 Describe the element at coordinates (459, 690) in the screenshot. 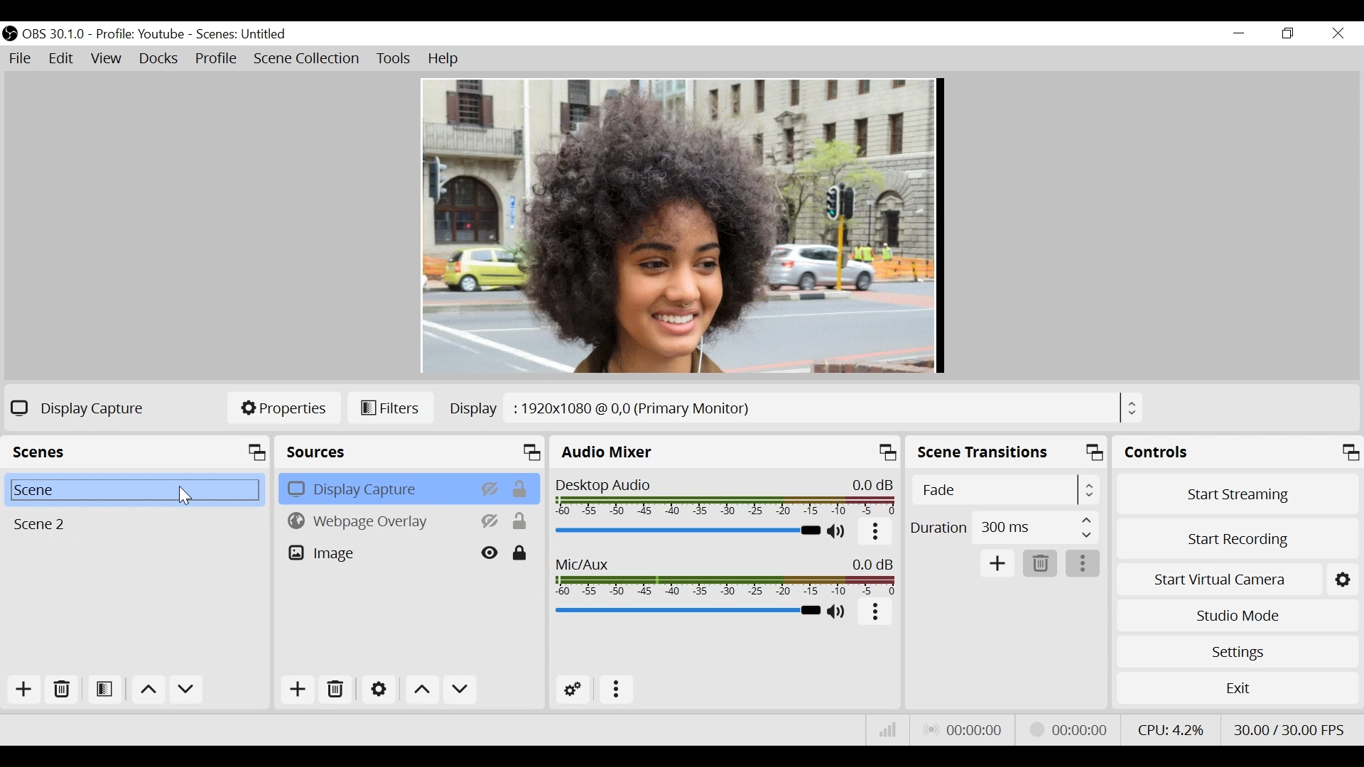

I see `Move down` at that location.